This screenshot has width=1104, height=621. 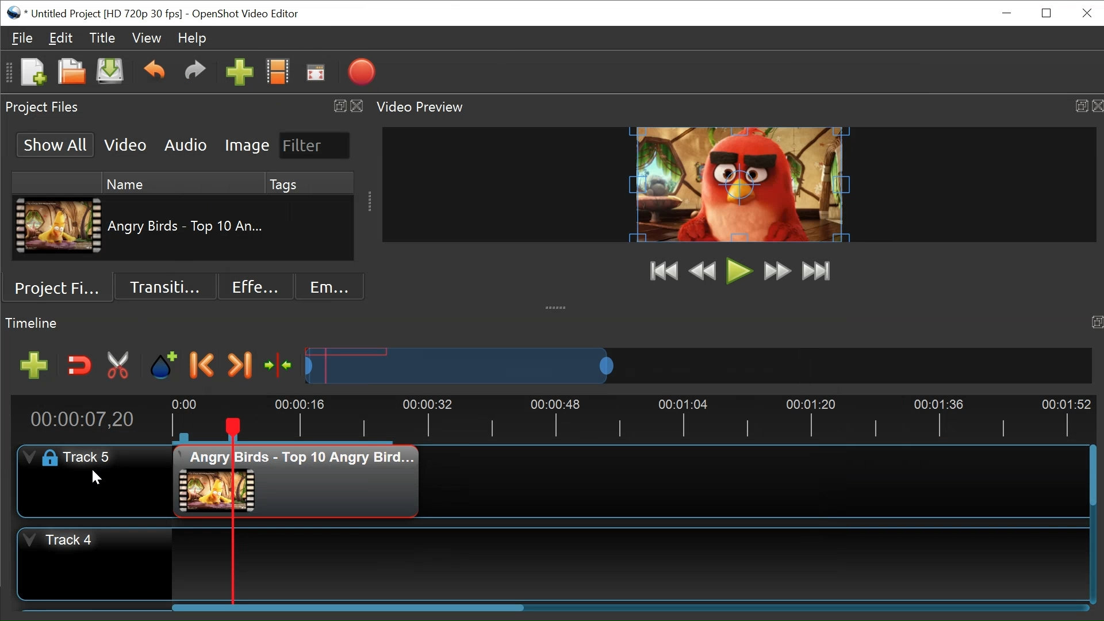 What do you see at coordinates (33, 73) in the screenshot?
I see `New File` at bounding box center [33, 73].